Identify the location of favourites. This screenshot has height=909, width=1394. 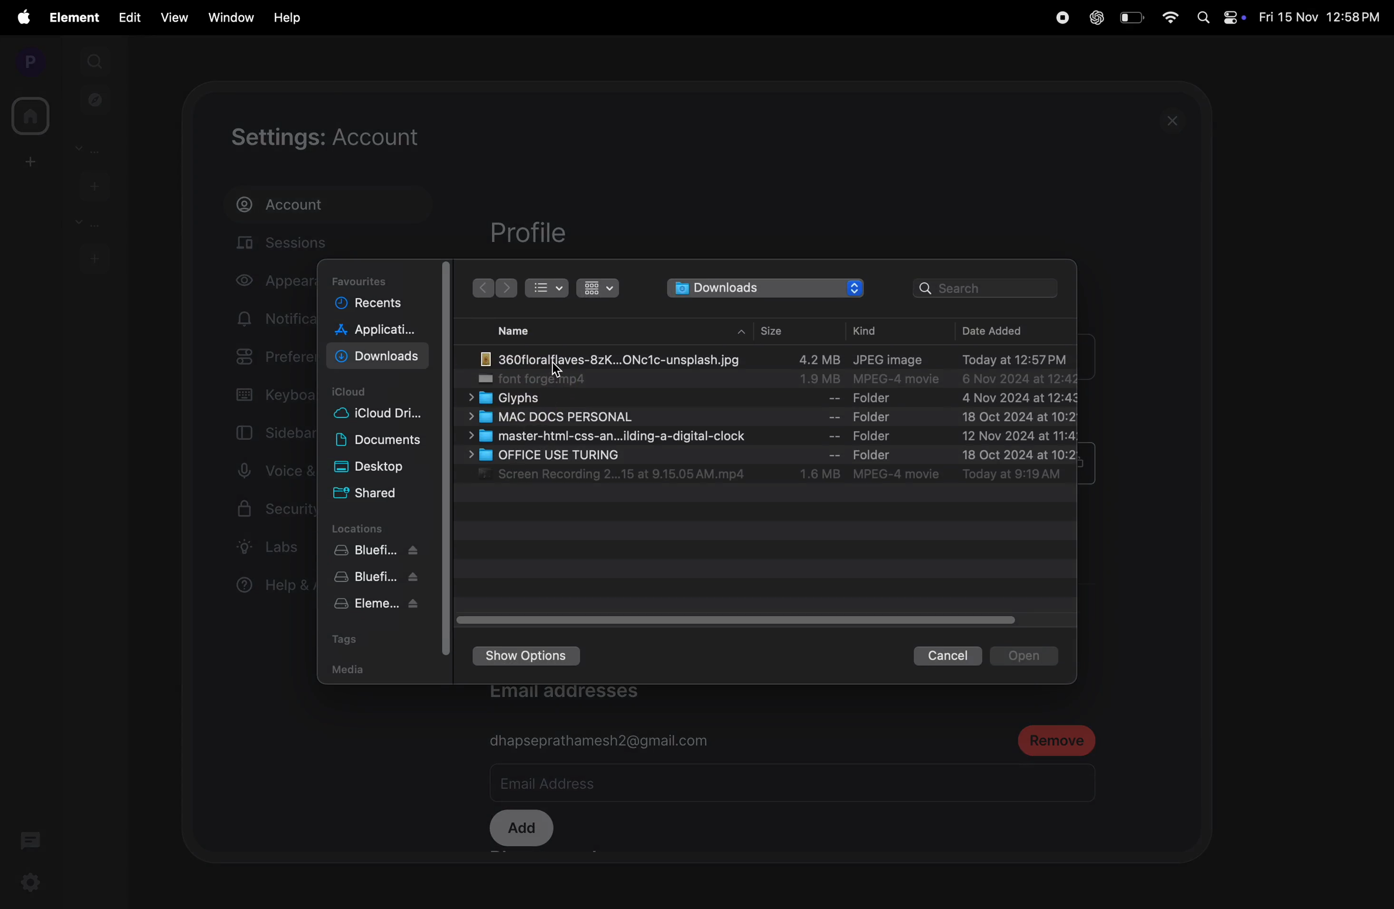
(373, 277).